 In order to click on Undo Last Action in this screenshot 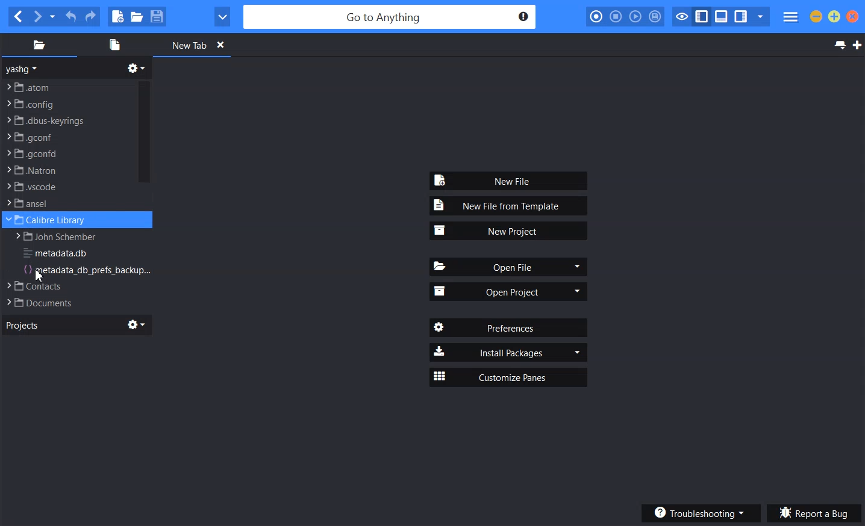, I will do `click(72, 17)`.